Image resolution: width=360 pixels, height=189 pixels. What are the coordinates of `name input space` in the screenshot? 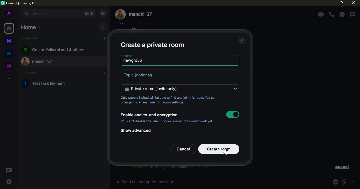 It's located at (191, 61).